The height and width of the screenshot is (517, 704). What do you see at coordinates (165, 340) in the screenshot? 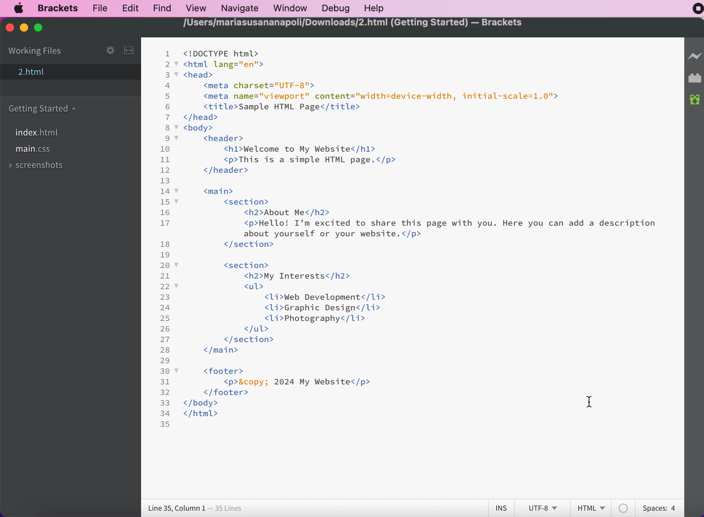
I see `27` at bounding box center [165, 340].